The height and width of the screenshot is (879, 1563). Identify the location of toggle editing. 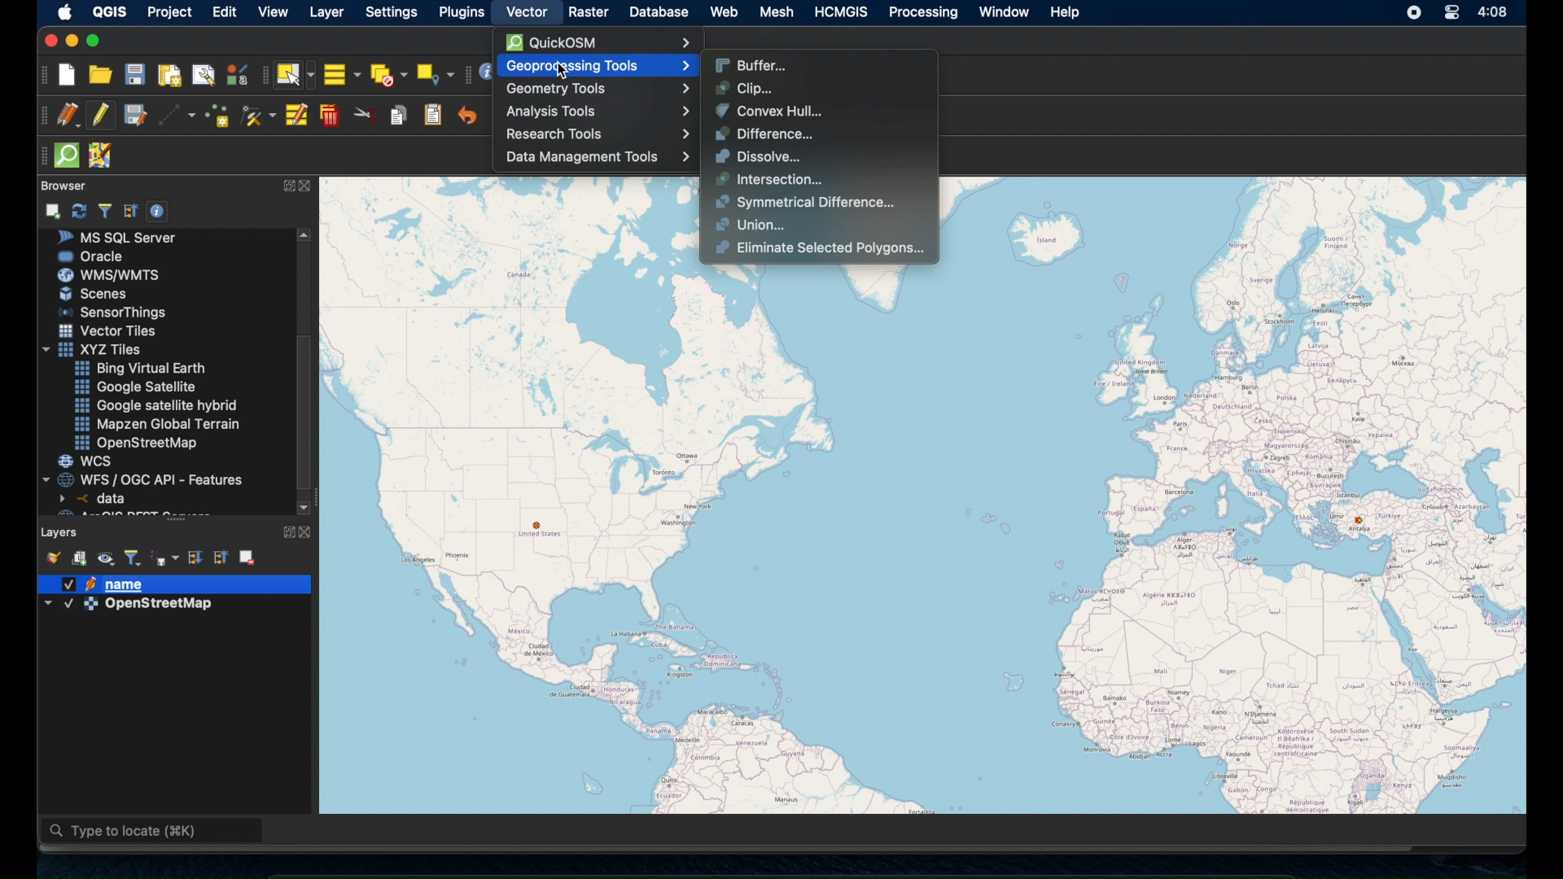
(100, 115).